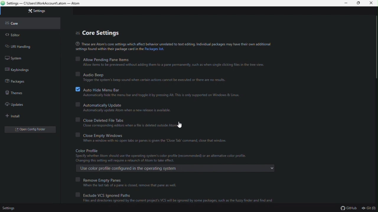 The height and width of the screenshot is (212, 378). I want to click on key bindings, so click(18, 69).